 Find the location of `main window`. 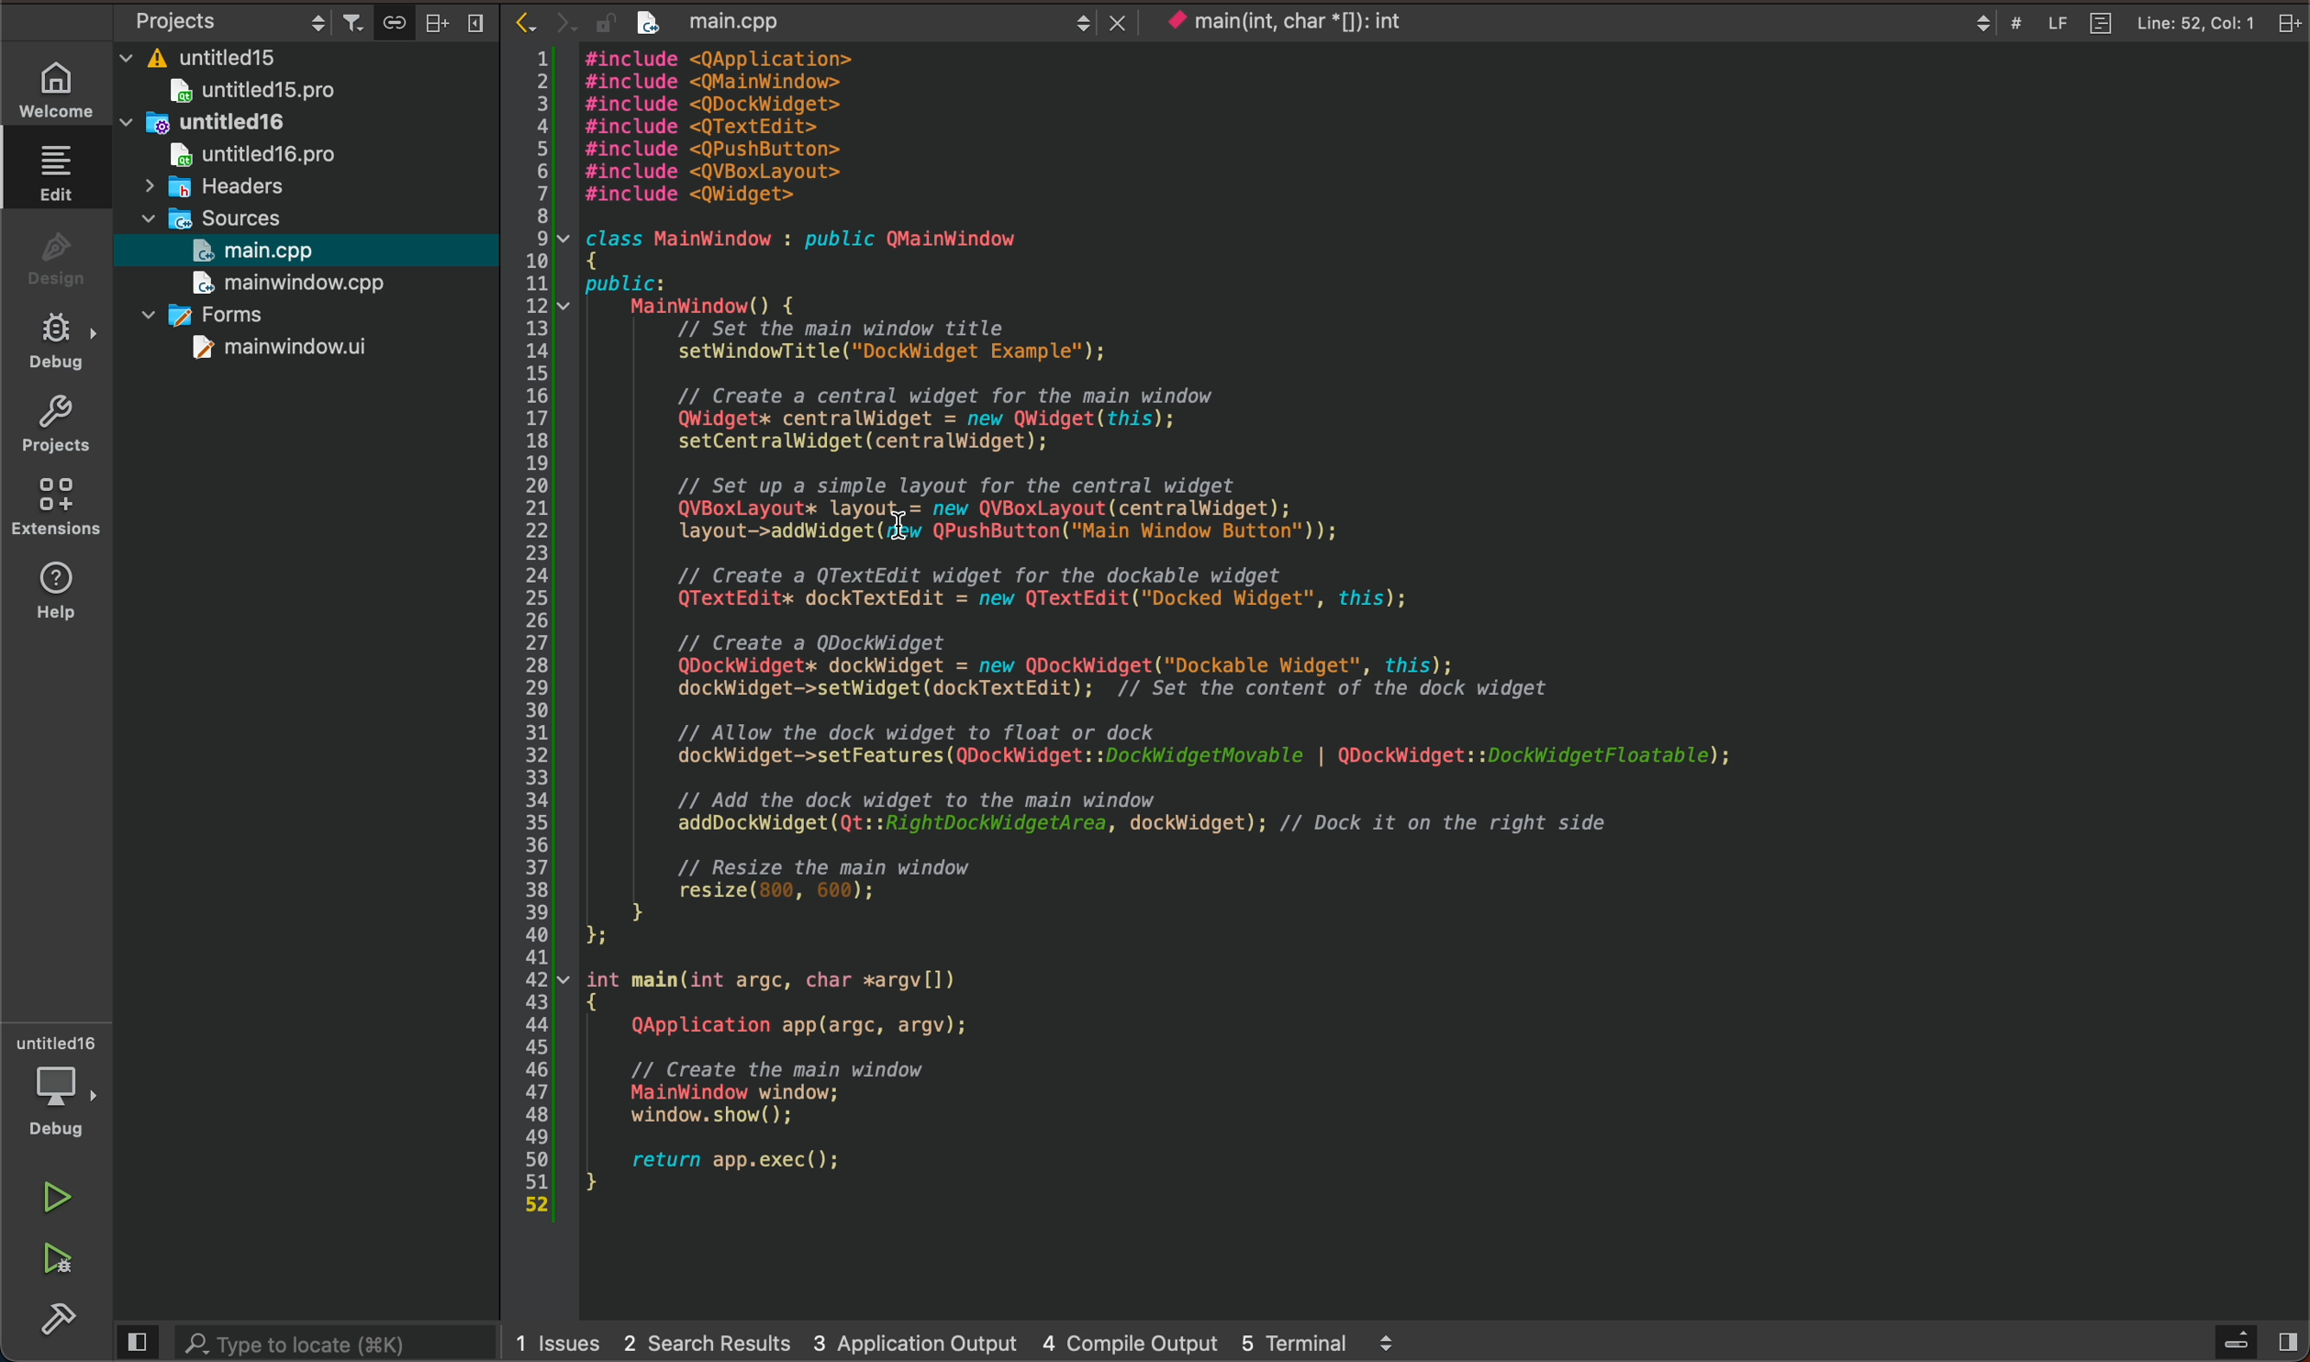

main window is located at coordinates (301, 282).